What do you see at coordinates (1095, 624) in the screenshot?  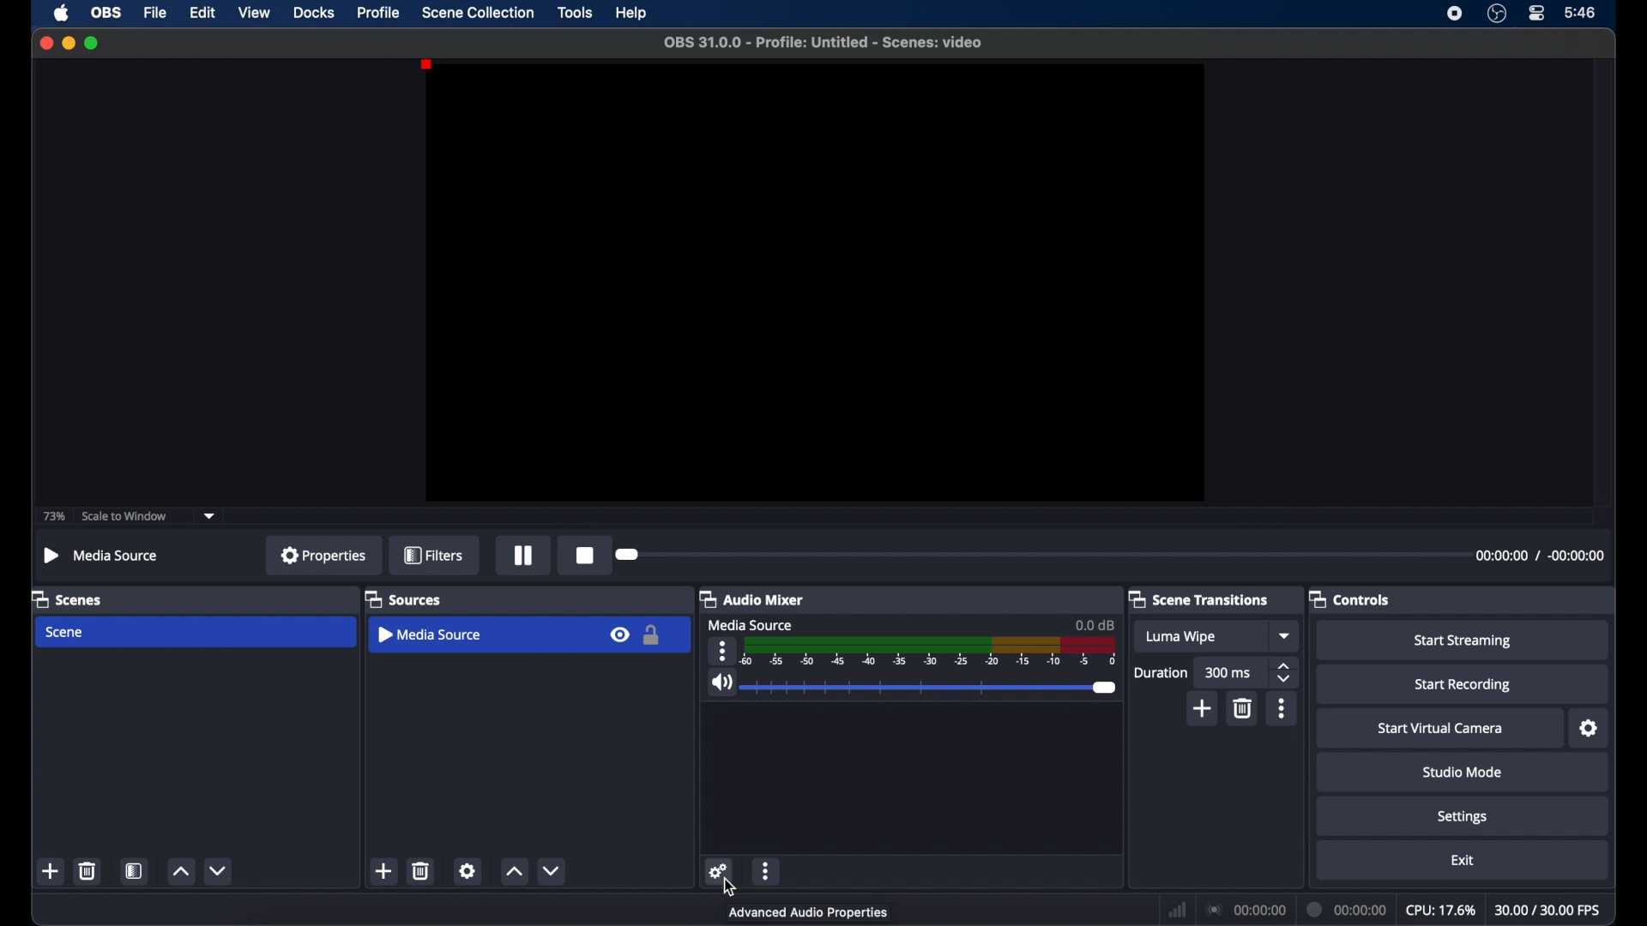 I see `0.0 db` at bounding box center [1095, 624].